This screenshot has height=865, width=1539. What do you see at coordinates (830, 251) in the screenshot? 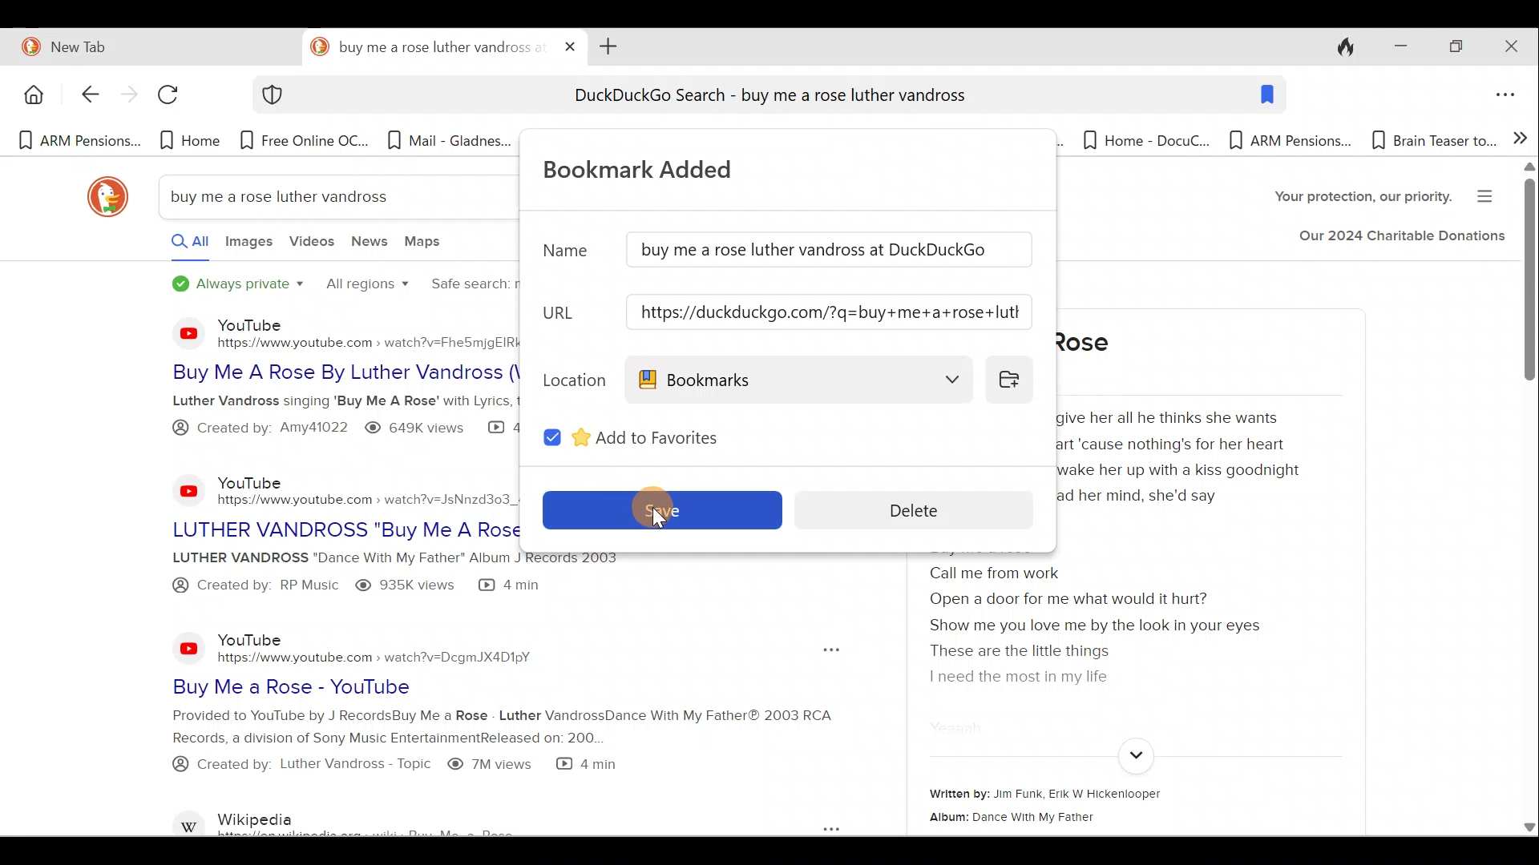
I see `buy me a rose luther vandross at DuckDuckGojll` at bounding box center [830, 251].